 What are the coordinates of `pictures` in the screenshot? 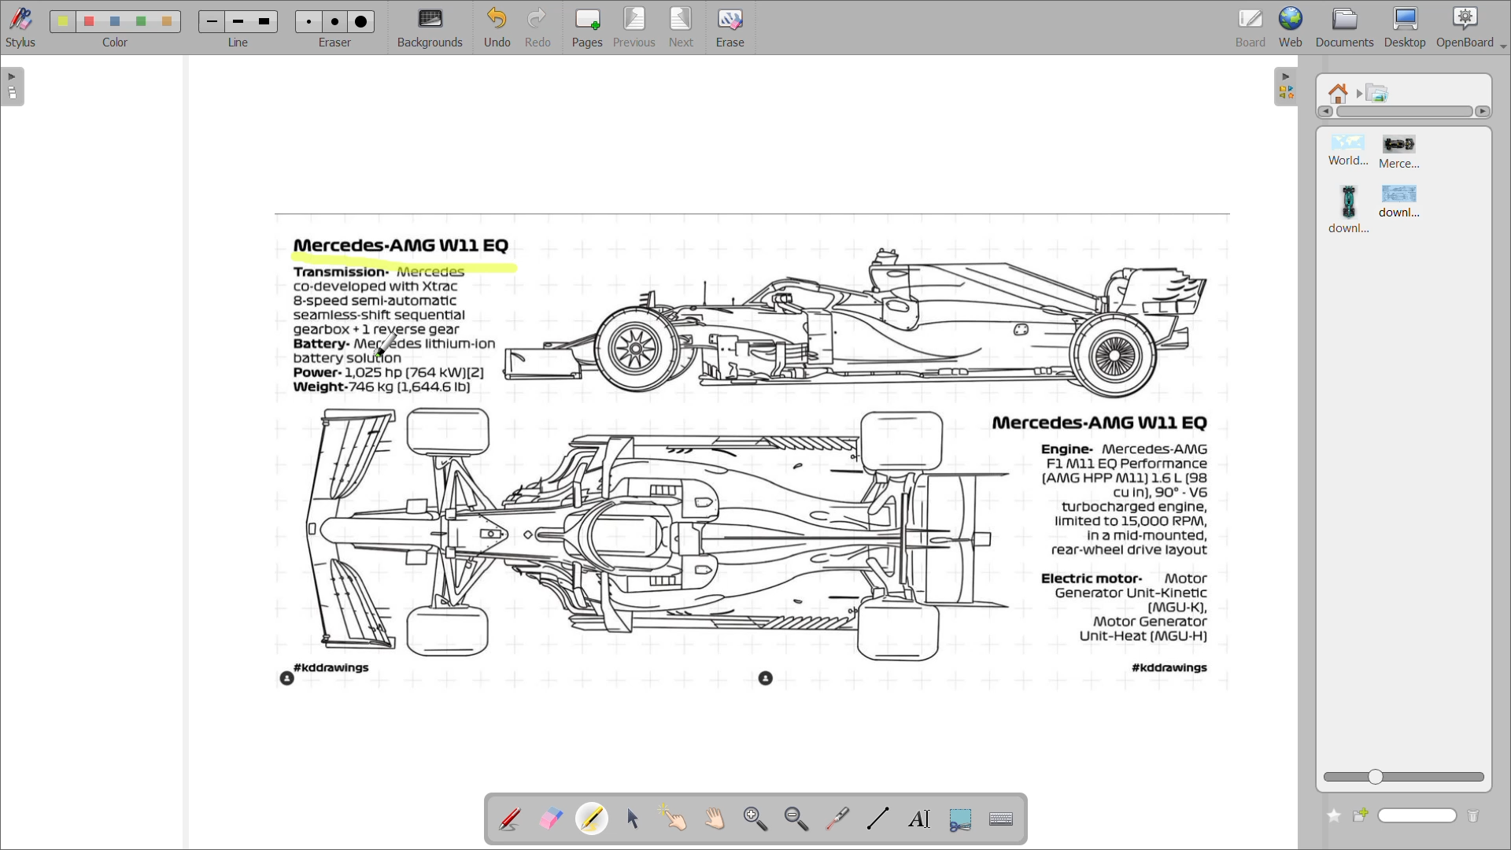 It's located at (1376, 90).